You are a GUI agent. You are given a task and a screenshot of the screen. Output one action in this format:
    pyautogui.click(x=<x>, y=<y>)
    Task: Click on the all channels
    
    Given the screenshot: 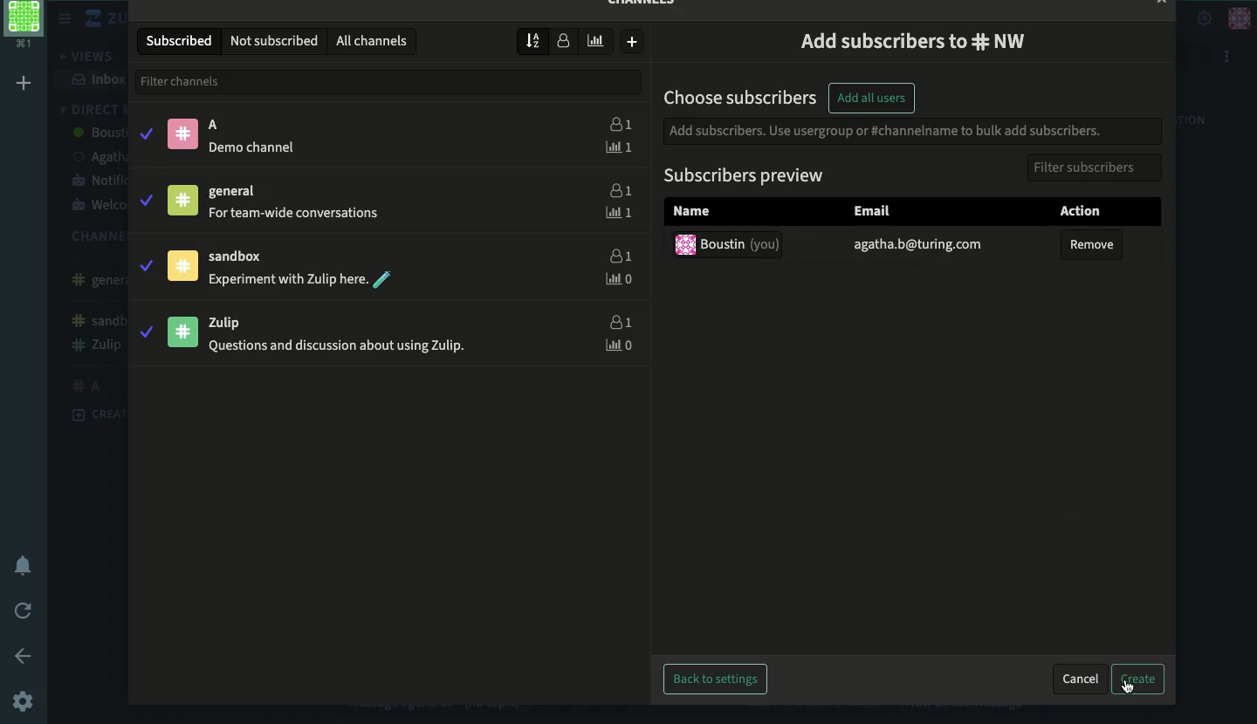 What is the action you would take?
    pyautogui.click(x=375, y=40)
    